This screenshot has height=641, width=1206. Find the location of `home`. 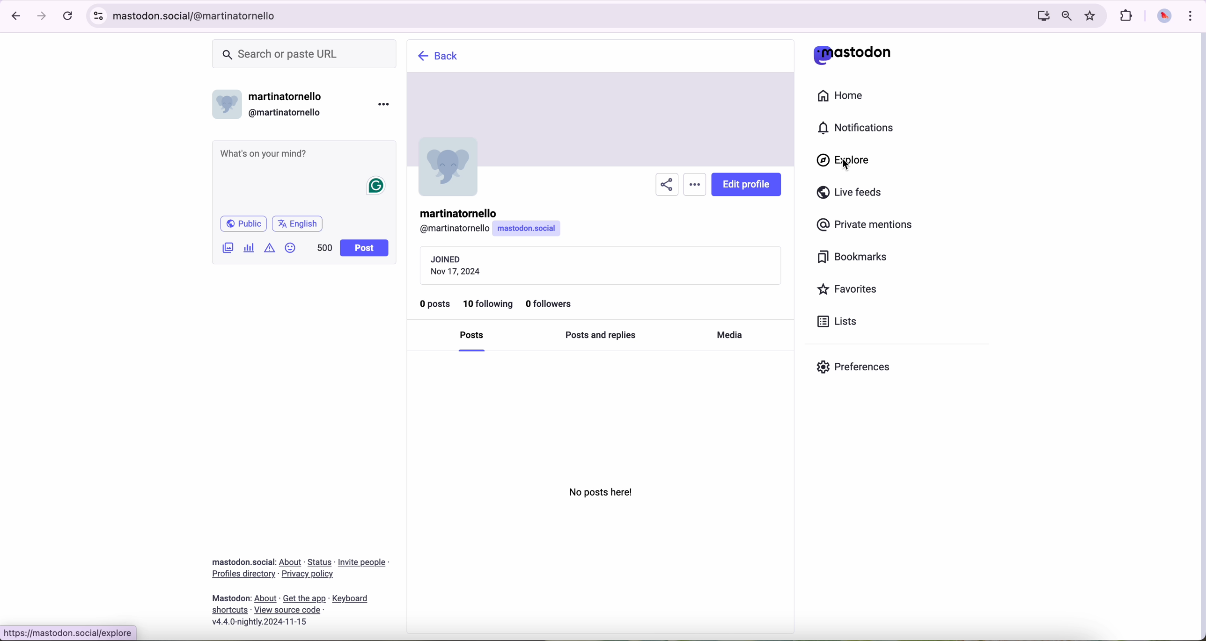

home is located at coordinates (842, 94).